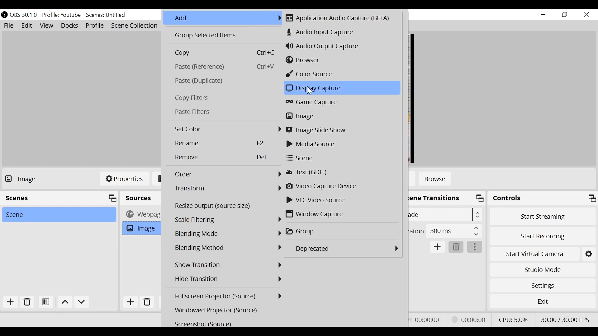 This screenshot has width=598, height=336. What do you see at coordinates (339, 47) in the screenshot?
I see `Audio Output Capture` at bounding box center [339, 47].